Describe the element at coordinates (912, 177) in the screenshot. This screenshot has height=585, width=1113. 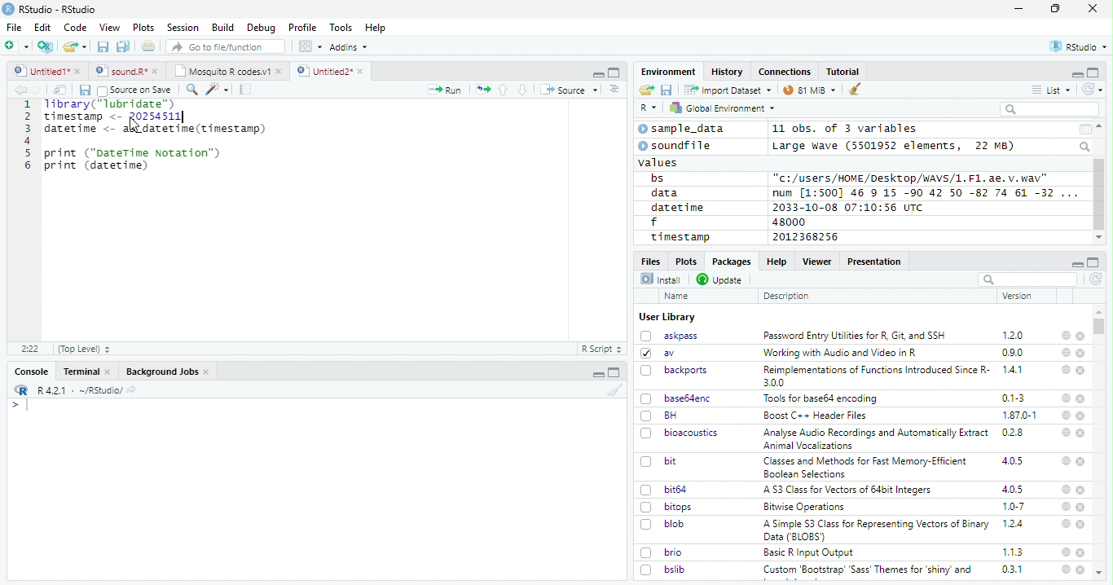
I see `"c:/users/HOME /Desktop/wWAVS/1.F1, ae. v.wav"` at that location.